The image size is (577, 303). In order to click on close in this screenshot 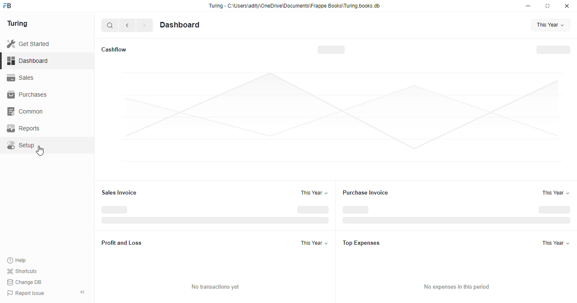, I will do `click(568, 6)`.